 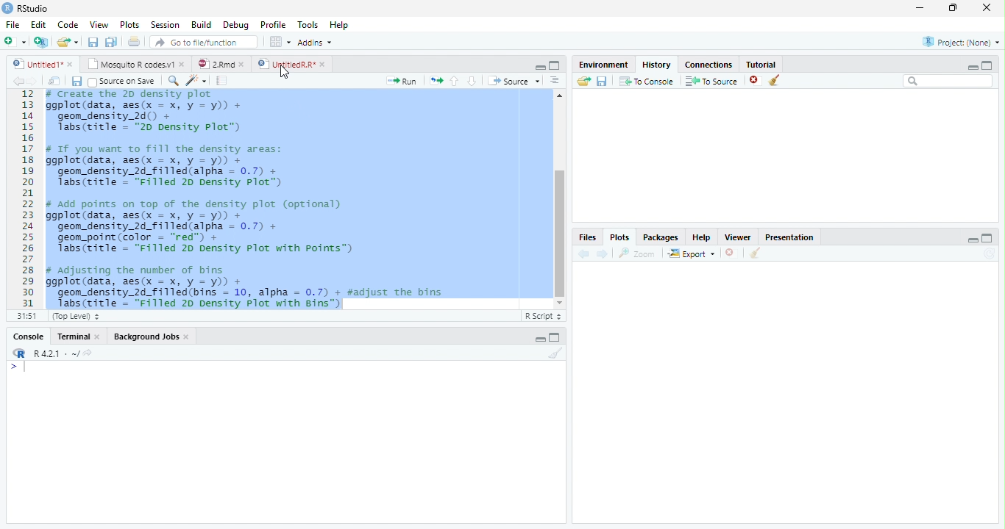 What do you see at coordinates (731, 253) in the screenshot?
I see `close` at bounding box center [731, 253].